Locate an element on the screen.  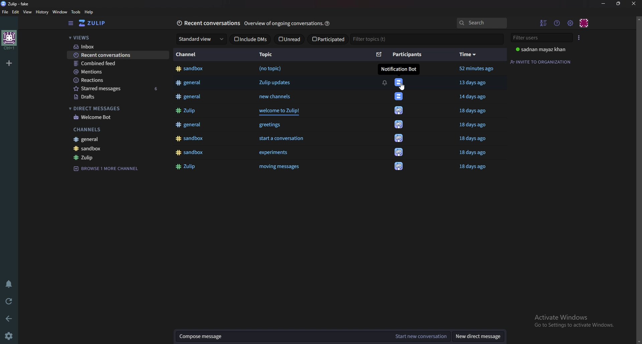
sadnan mayaz khan is located at coordinates (541, 49).